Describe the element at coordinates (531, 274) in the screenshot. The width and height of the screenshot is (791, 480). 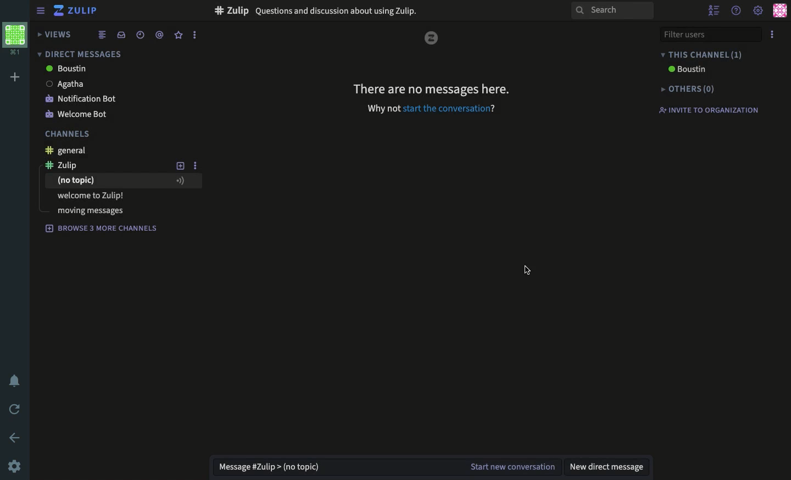
I see `cursor` at that location.